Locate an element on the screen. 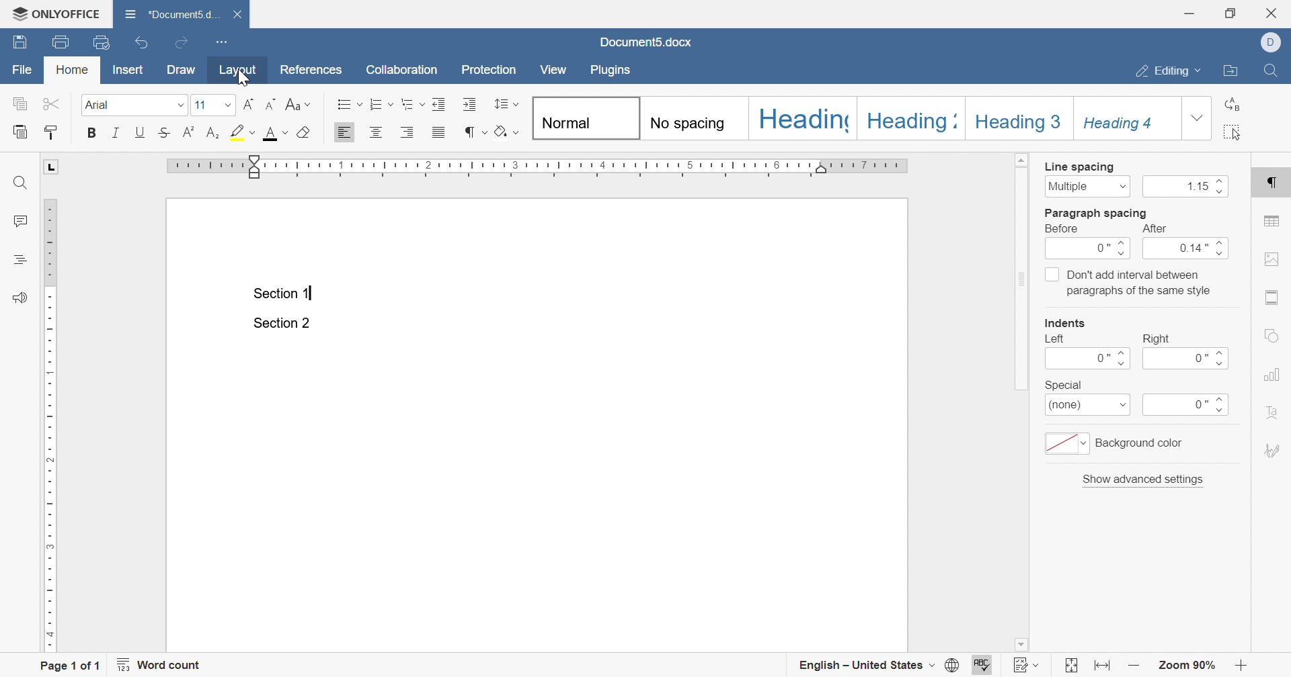 The height and width of the screenshot is (677, 1291). close is located at coordinates (237, 15).